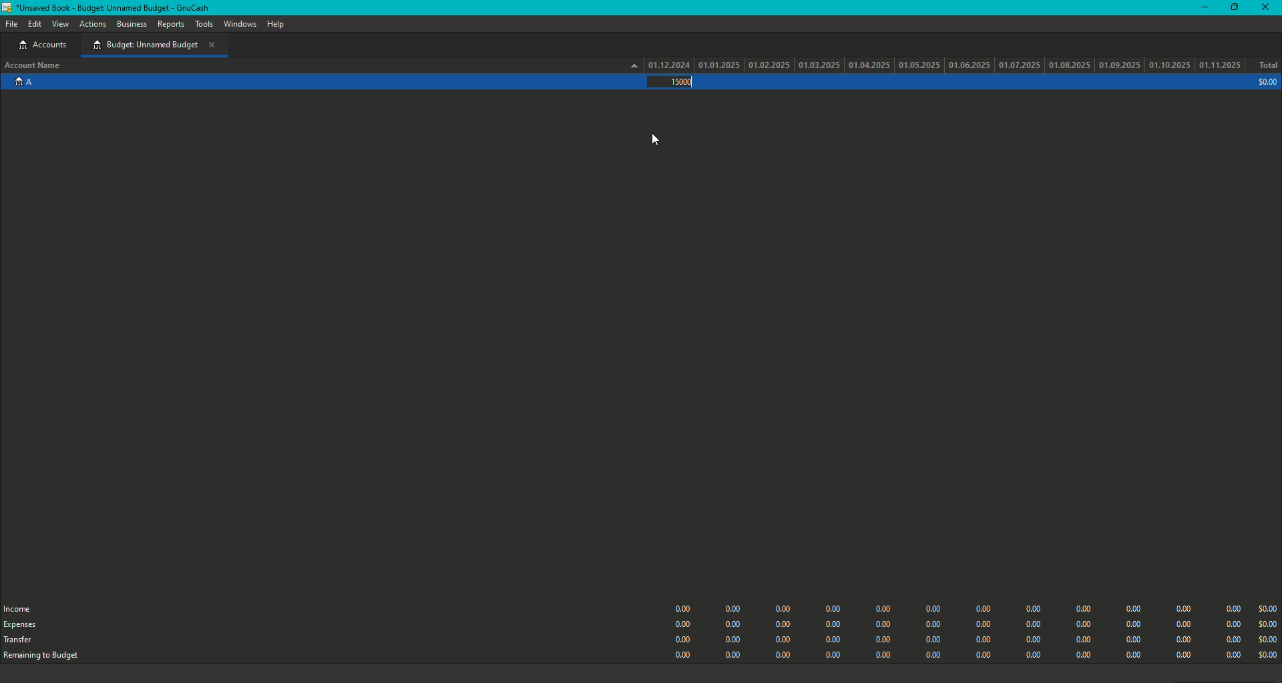 The height and width of the screenshot is (683, 1282). I want to click on File, so click(10, 23).